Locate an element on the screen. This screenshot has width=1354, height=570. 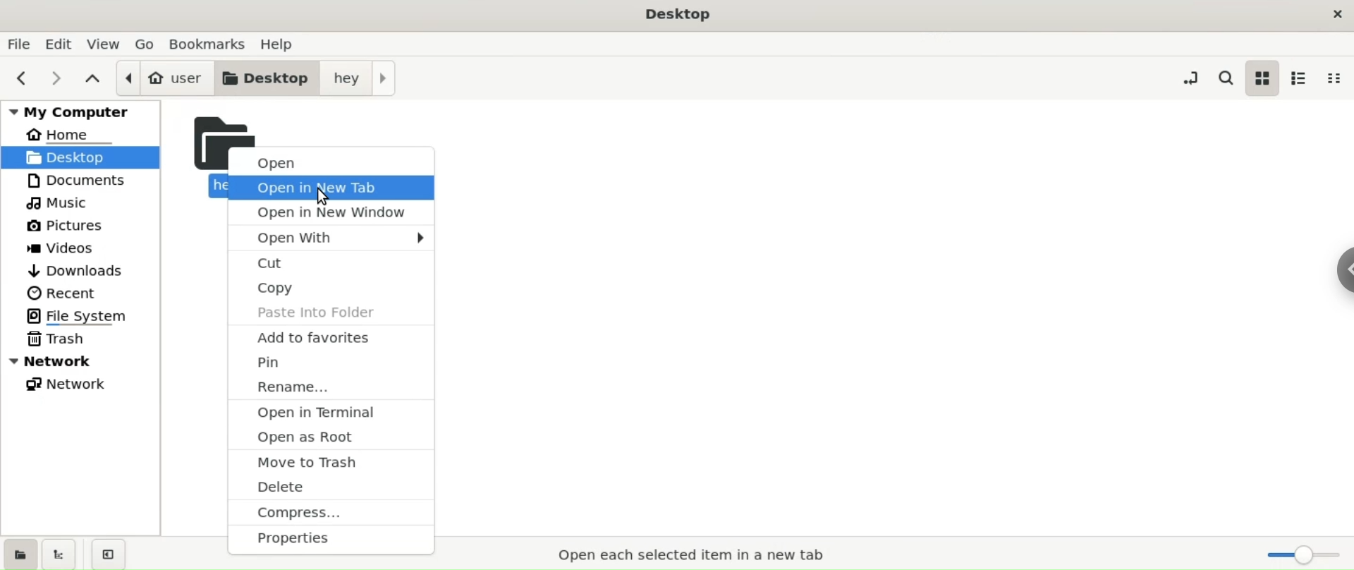
documents is located at coordinates (86, 181).